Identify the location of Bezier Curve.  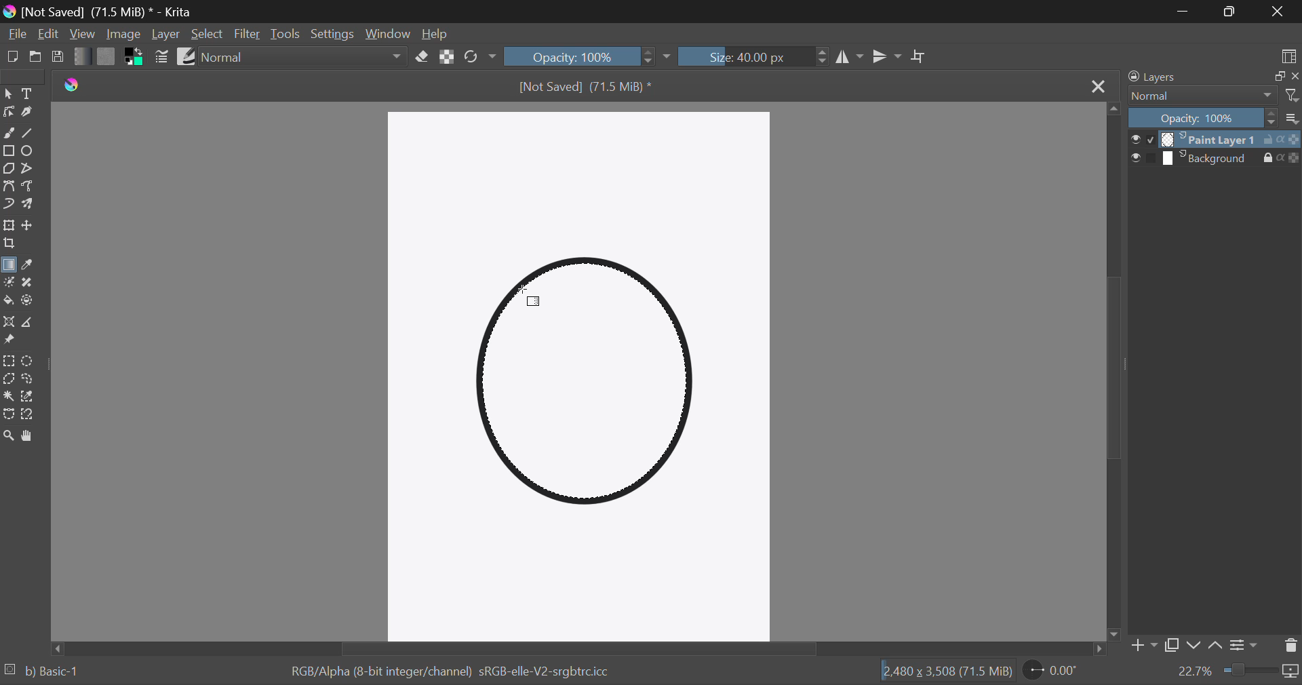
(9, 187).